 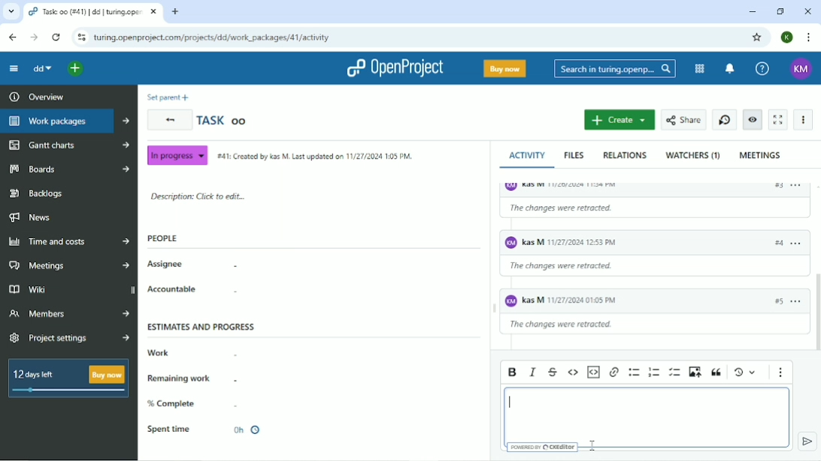 What do you see at coordinates (12, 38) in the screenshot?
I see `Back` at bounding box center [12, 38].